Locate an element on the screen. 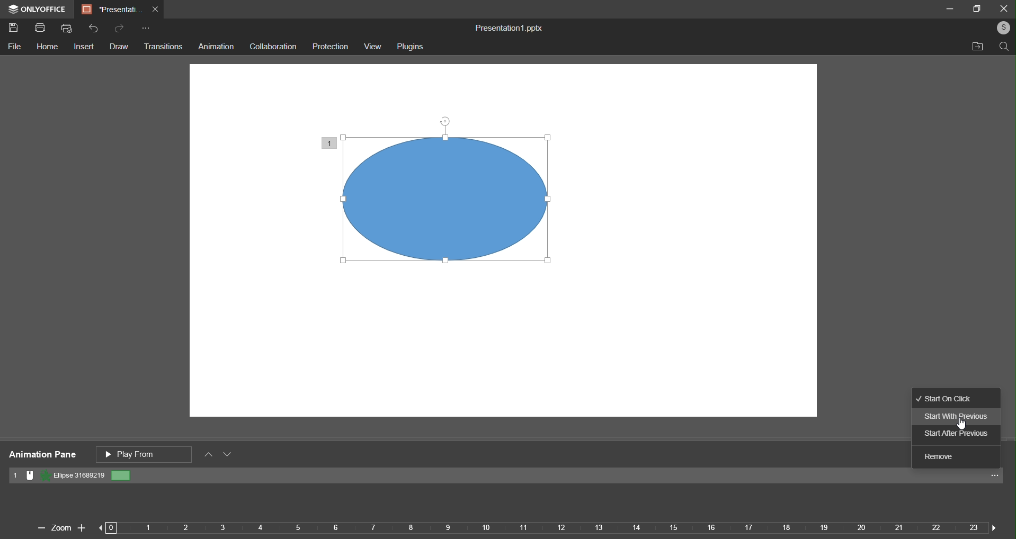 The height and width of the screenshot is (539, 1016). login is located at coordinates (1002, 27).